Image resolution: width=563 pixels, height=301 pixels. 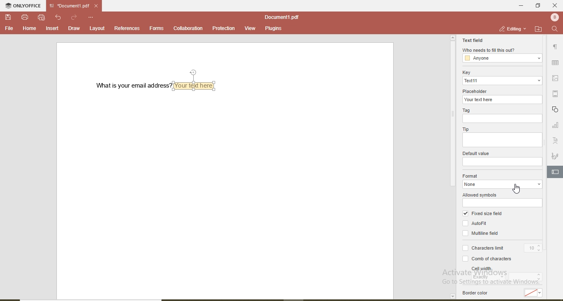 I want to click on layout, so click(x=98, y=28).